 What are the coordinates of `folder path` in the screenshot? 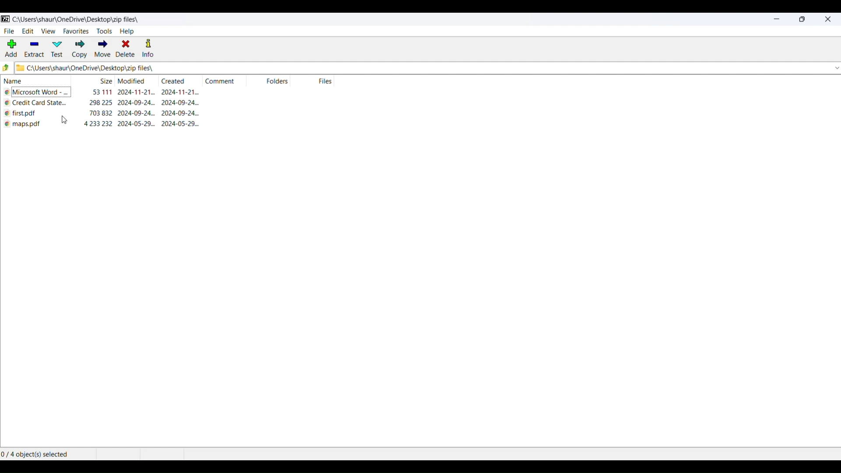 It's located at (76, 19).